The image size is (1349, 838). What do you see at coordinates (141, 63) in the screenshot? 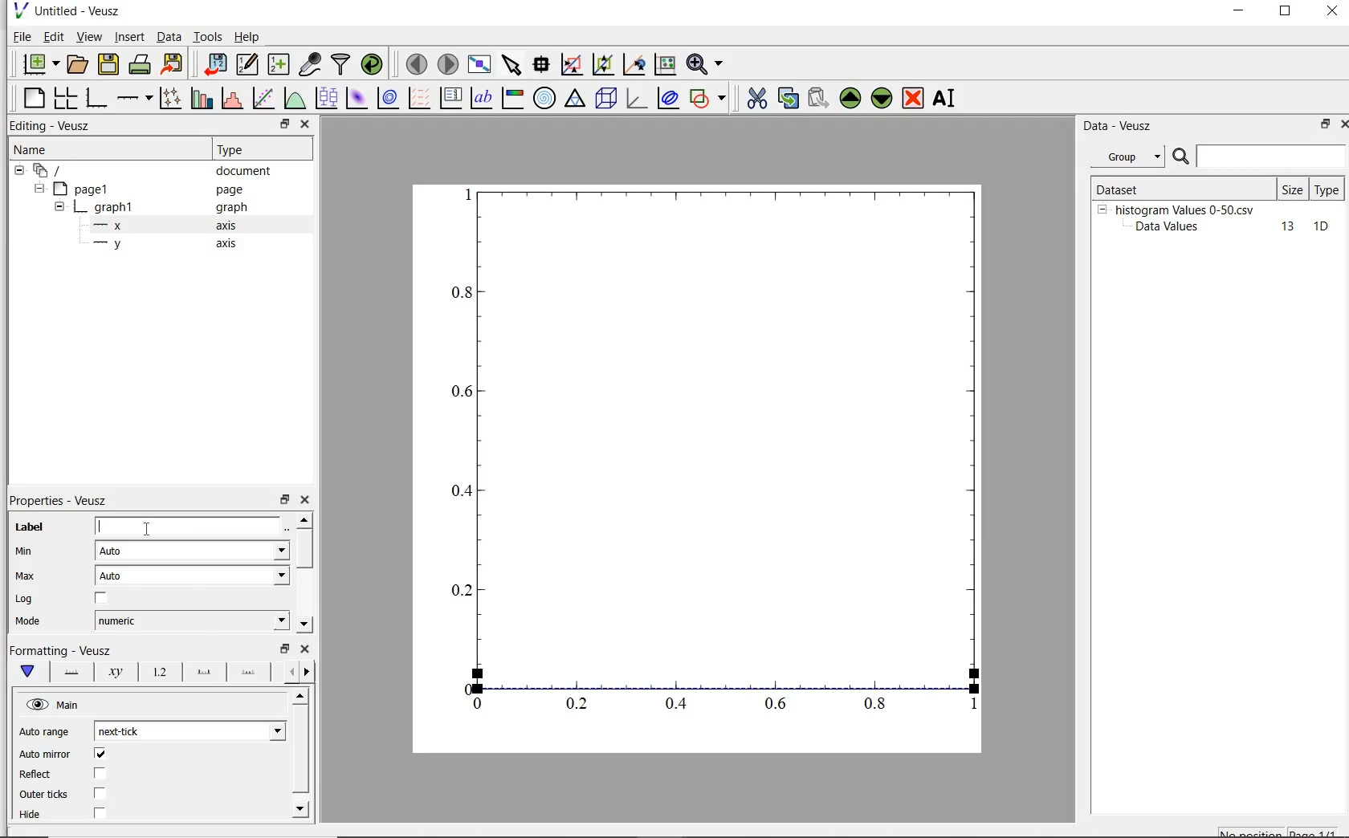
I see `print the document` at bounding box center [141, 63].